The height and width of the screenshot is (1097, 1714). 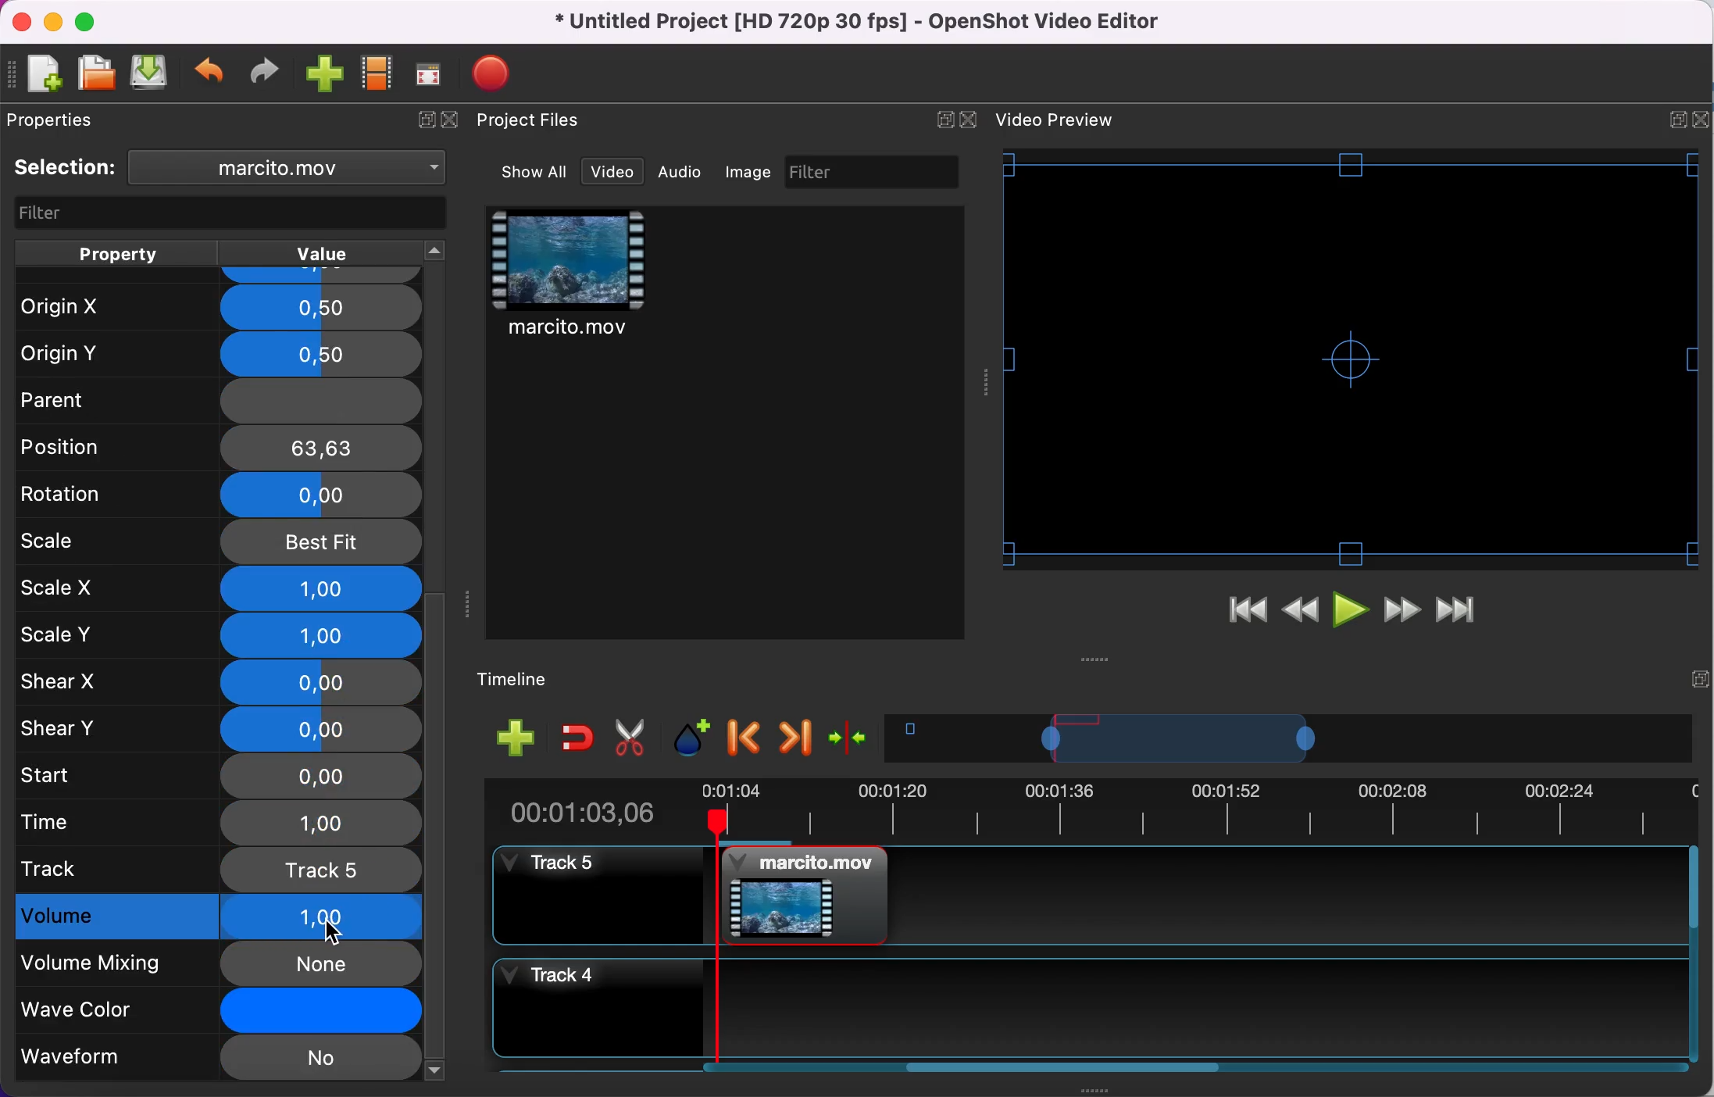 I want to click on image, so click(x=750, y=172).